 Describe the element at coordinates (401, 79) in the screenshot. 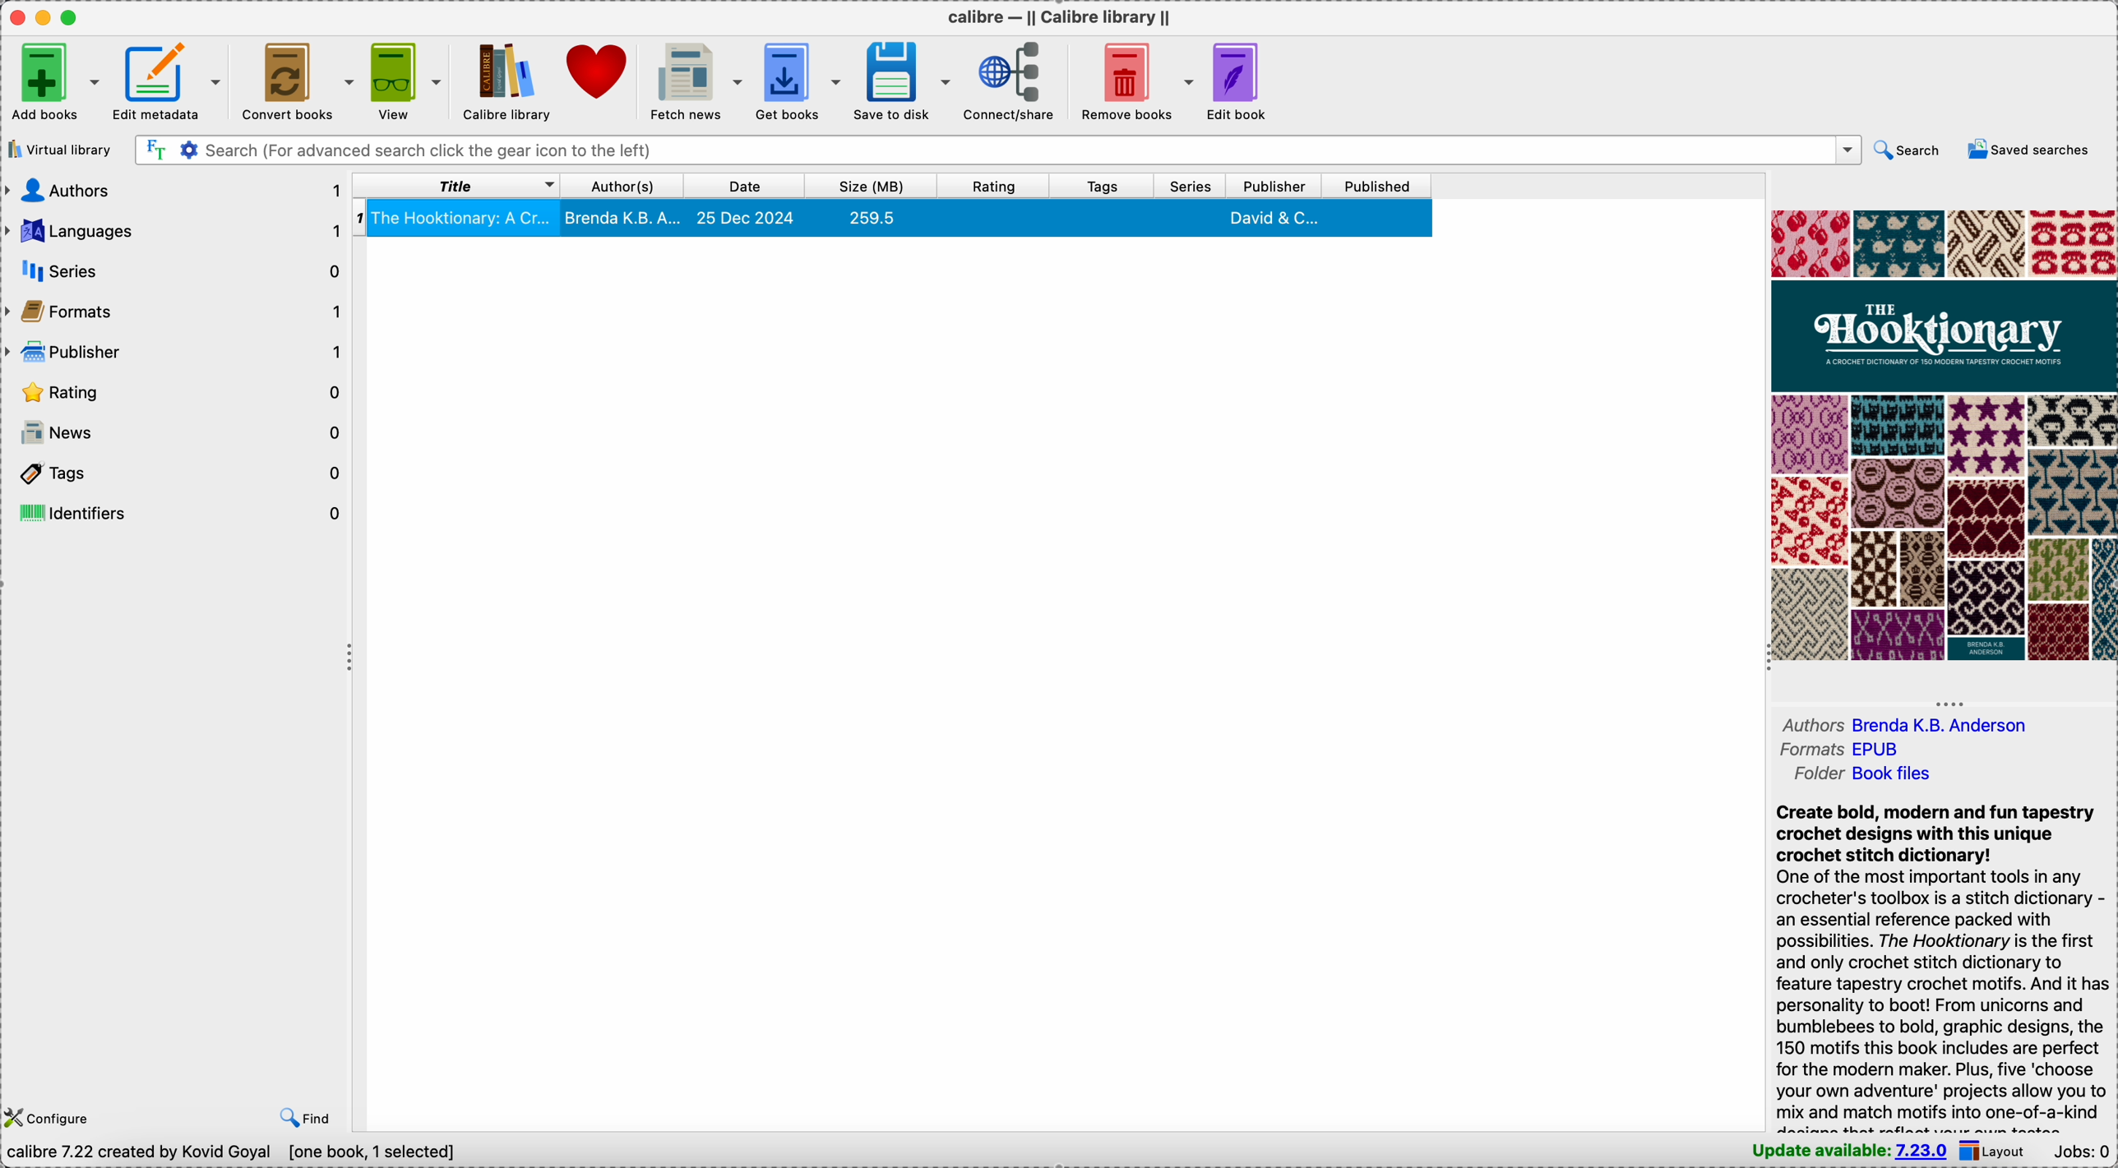

I see `view` at that location.